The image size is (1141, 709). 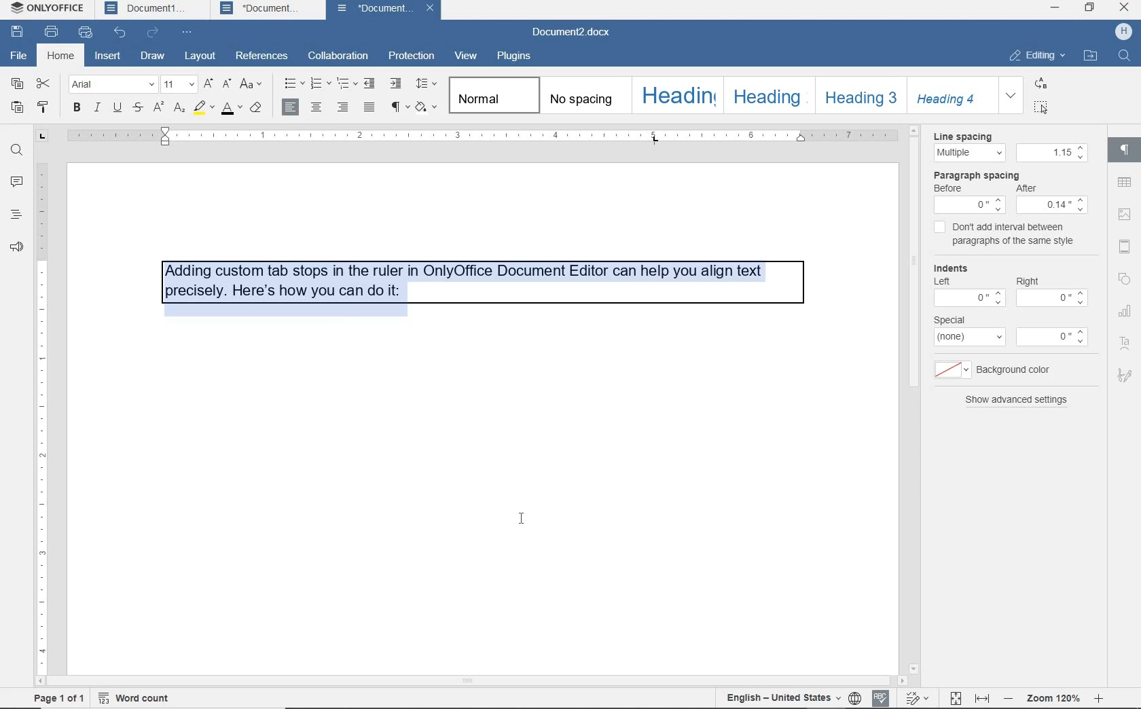 What do you see at coordinates (113, 84) in the screenshot?
I see `font` at bounding box center [113, 84].